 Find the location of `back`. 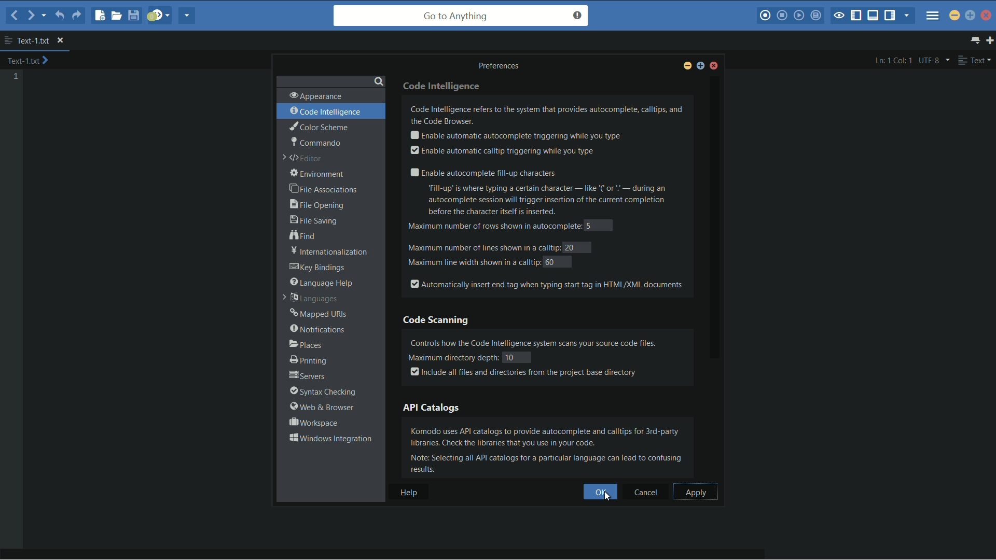

back is located at coordinates (15, 15).